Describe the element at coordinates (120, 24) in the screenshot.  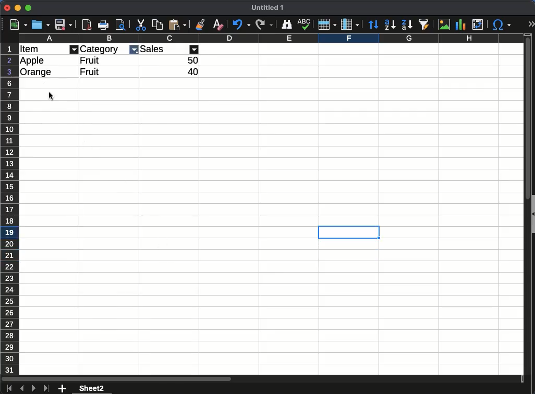
I see `print` at that location.